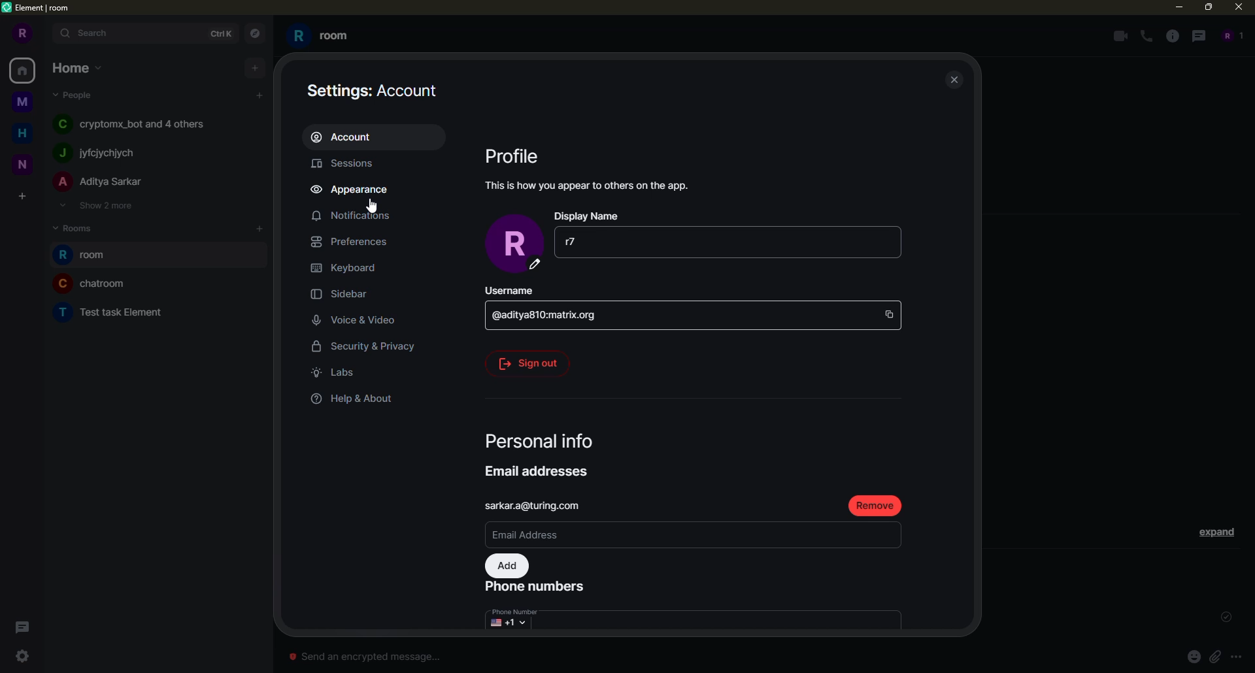  What do you see at coordinates (100, 153) in the screenshot?
I see `people` at bounding box center [100, 153].